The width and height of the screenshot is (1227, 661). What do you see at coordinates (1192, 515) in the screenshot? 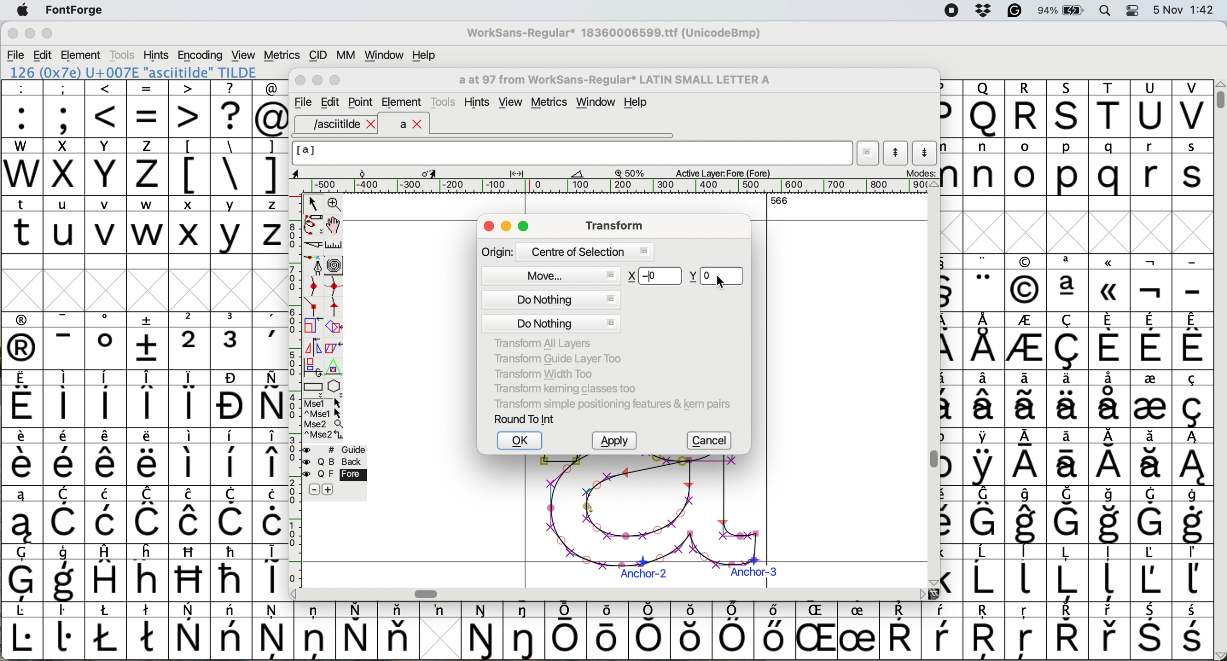
I see `symbol` at bounding box center [1192, 515].